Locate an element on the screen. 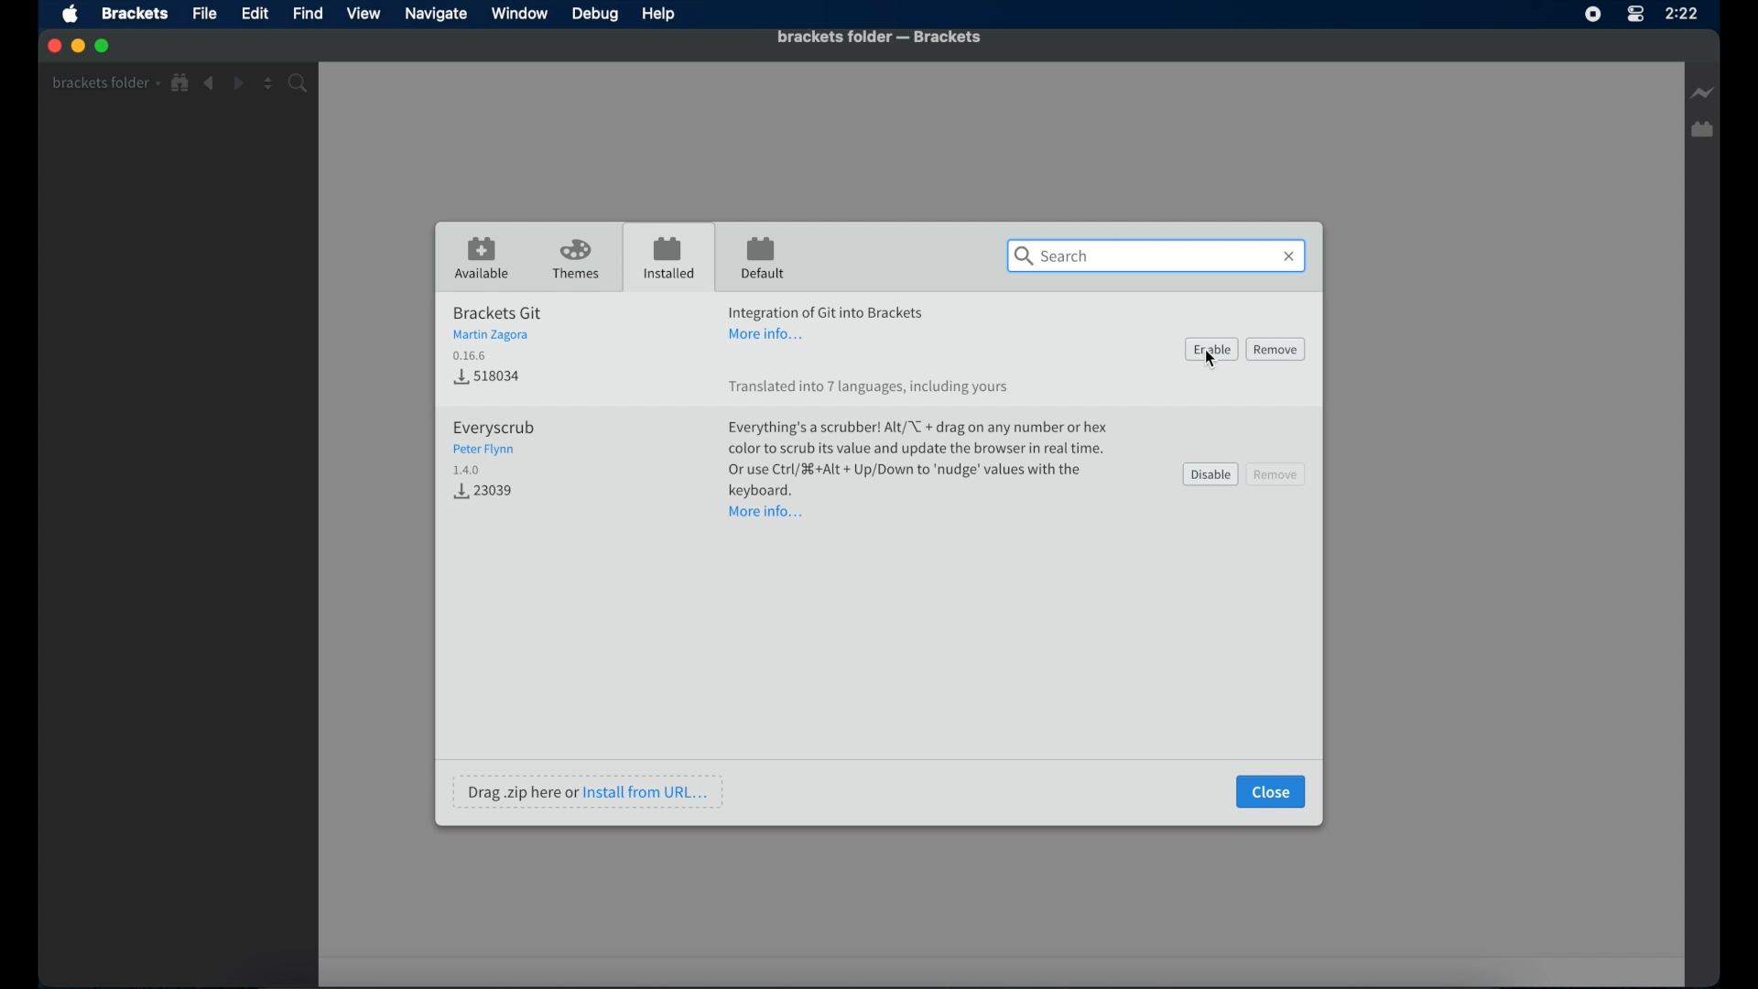  find is located at coordinates (309, 13).